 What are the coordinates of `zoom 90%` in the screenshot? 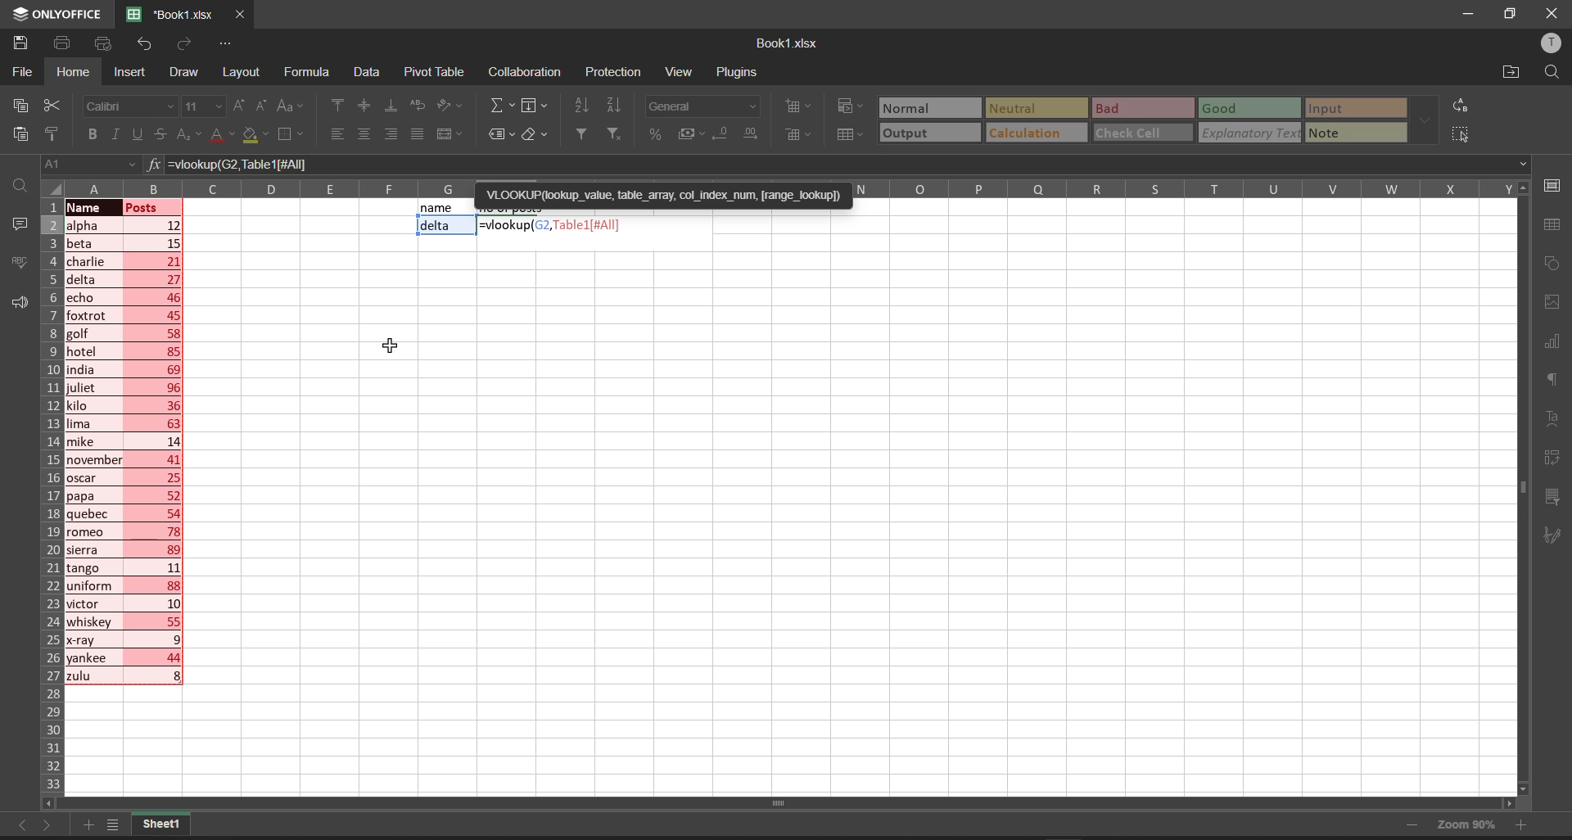 It's located at (1465, 824).